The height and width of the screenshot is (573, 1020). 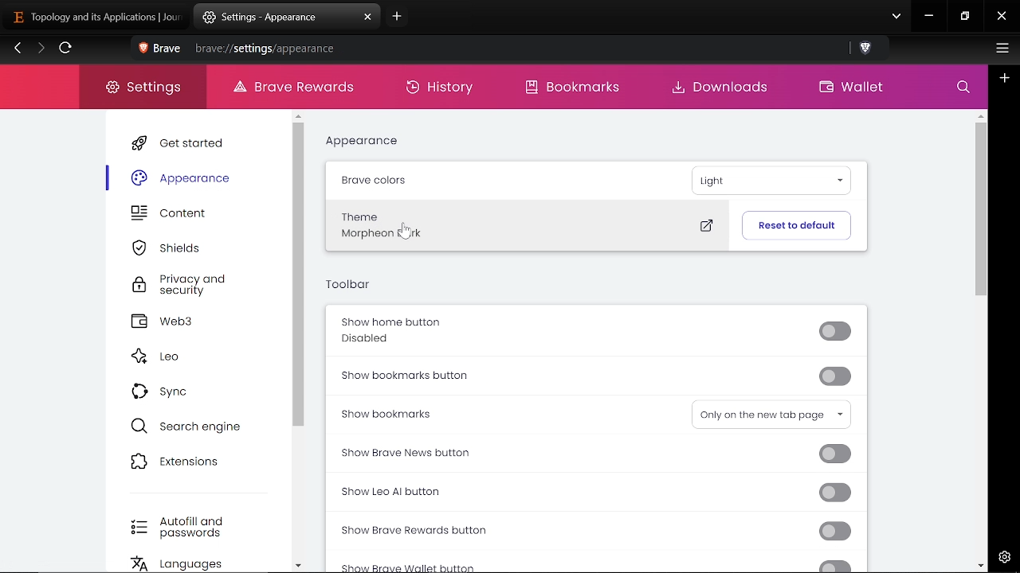 What do you see at coordinates (178, 248) in the screenshot?
I see `Shields` at bounding box center [178, 248].